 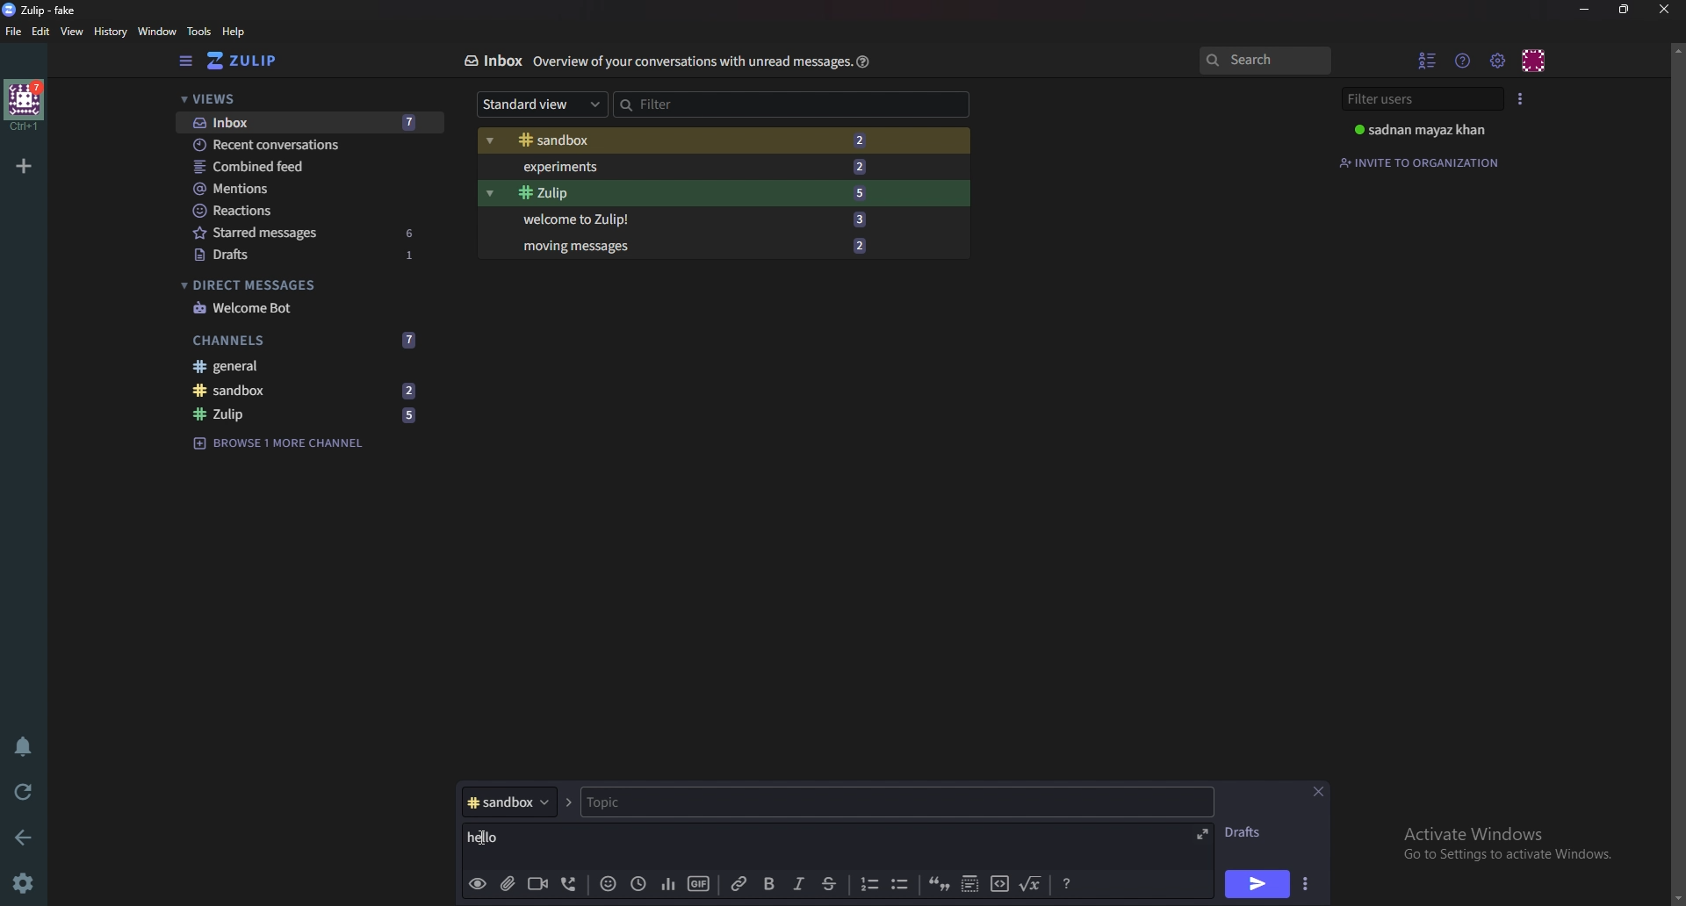 What do you see at coordinates (186, 61) in the screenshot?
I see `sidebar` at bounding box center [186, 61].